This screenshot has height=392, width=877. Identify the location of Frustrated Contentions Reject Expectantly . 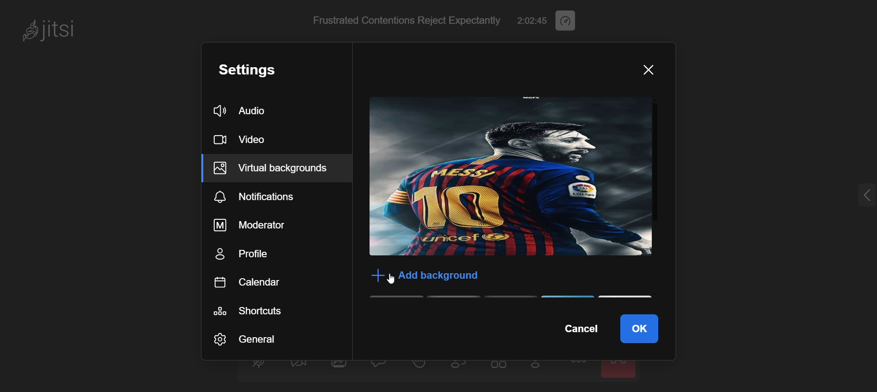
(404, 21).